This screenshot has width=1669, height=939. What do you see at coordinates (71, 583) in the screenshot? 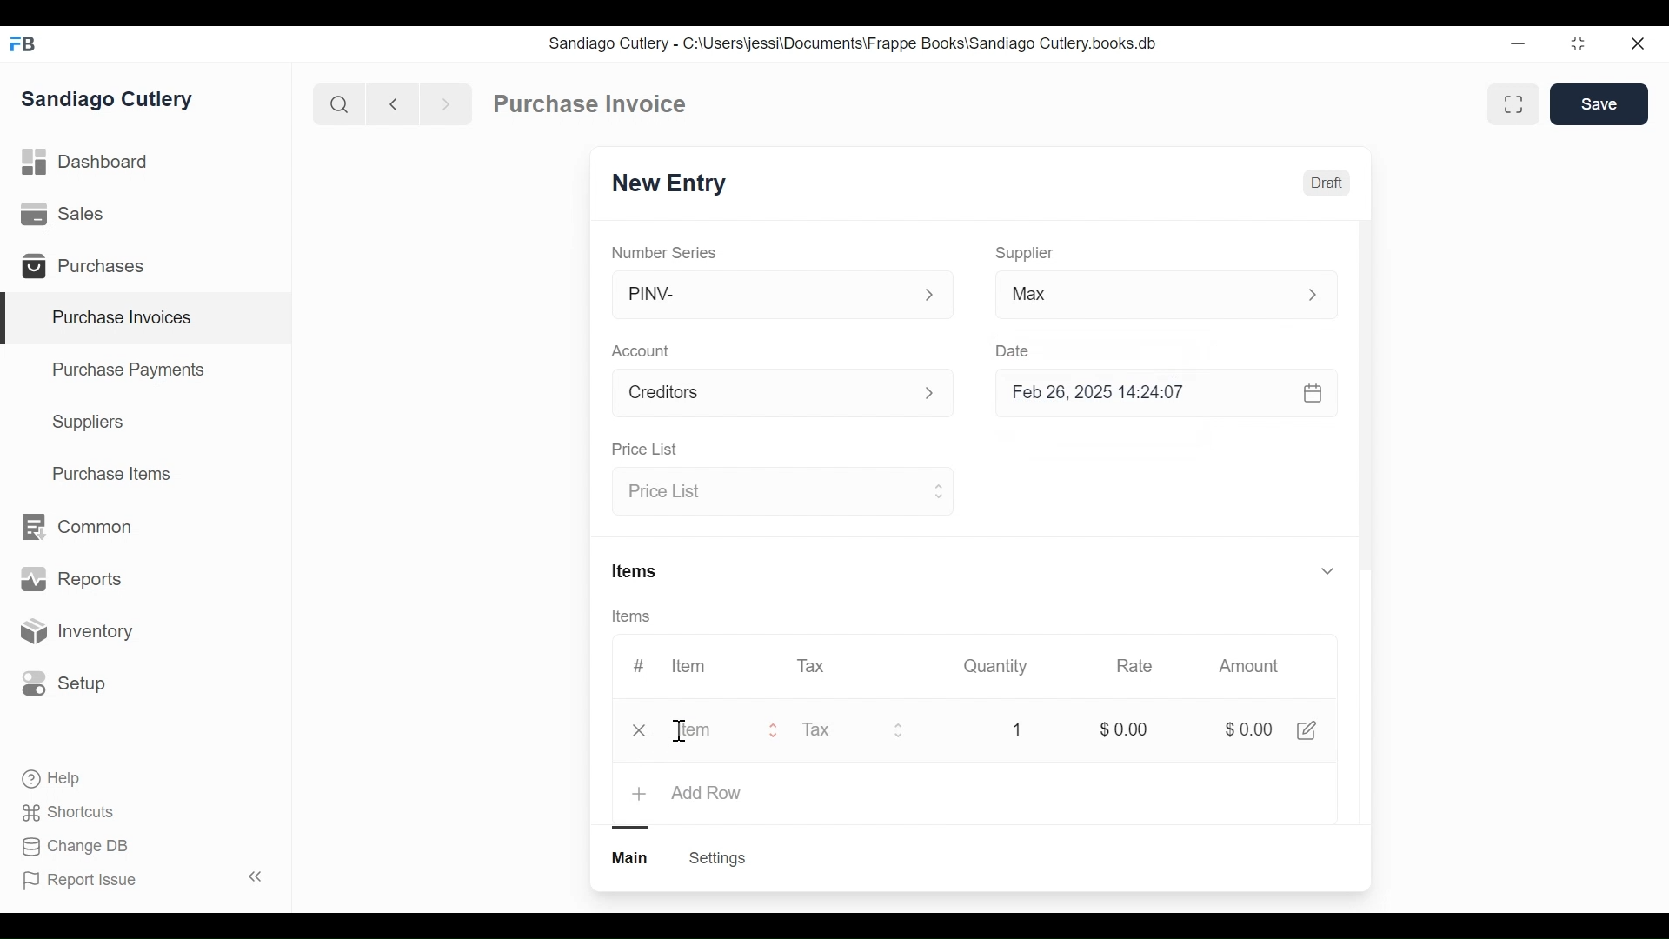
I see `Reports` at bounding box center [71, 583].